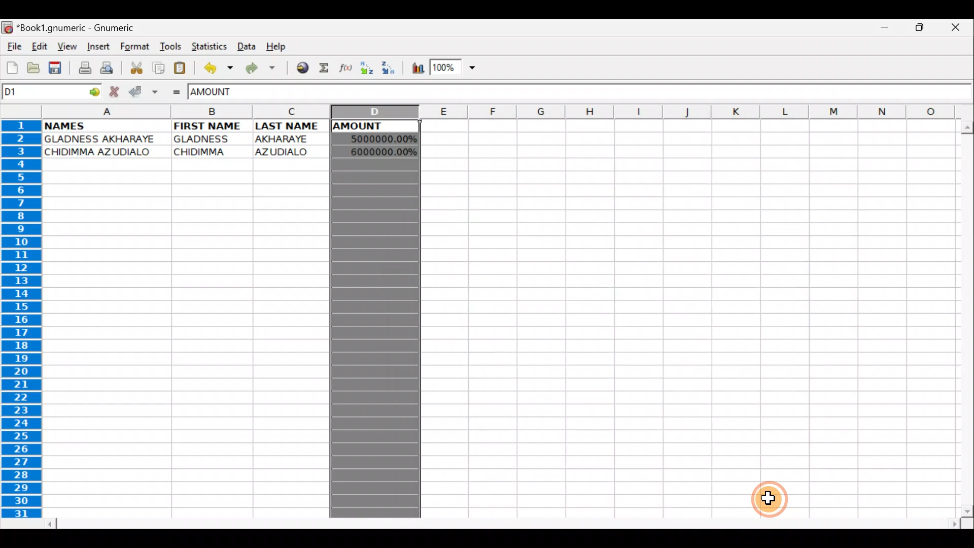 This screenshot has height=548, width=974. What do you see at coordinates (283, 139) in the screenshot?
I see `AKHARAYE` at bounding box center [283, 139].